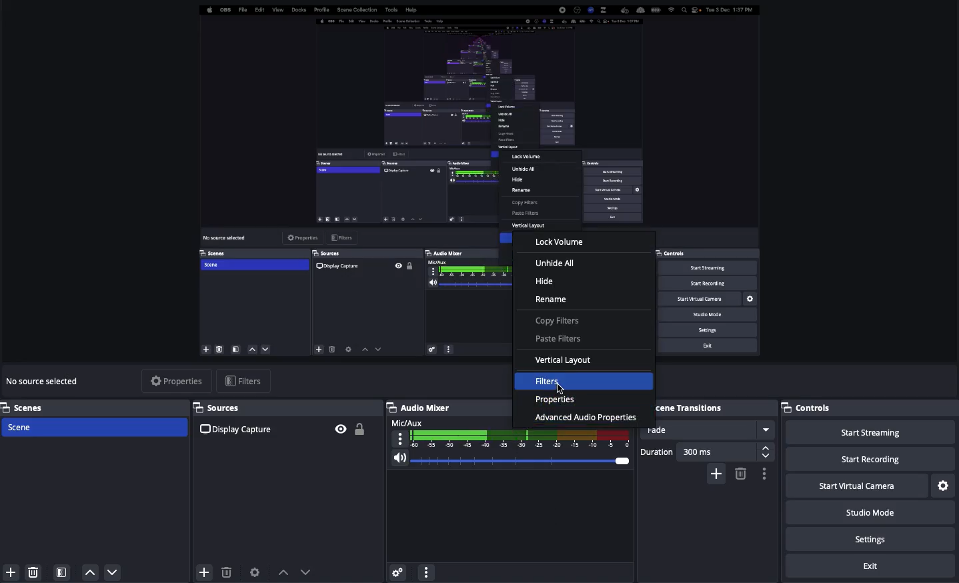 This screenshot has height=583, width=959. Describe the element at coordinates (340, 428) in the screenshot. I see `Visible` at that location.